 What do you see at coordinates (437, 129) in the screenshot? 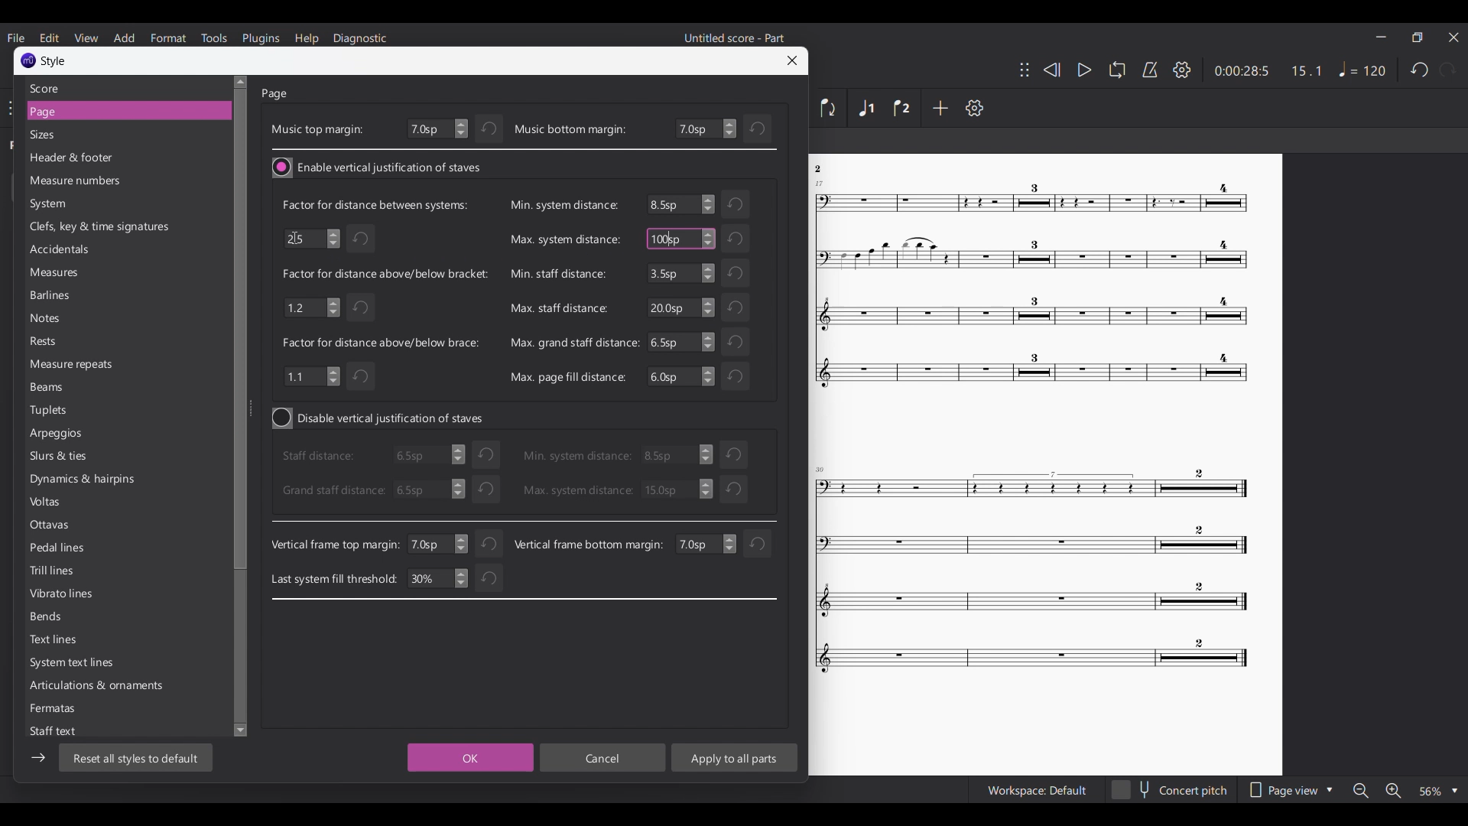
I see `Top margin settings` at bounding box center [437, 129].